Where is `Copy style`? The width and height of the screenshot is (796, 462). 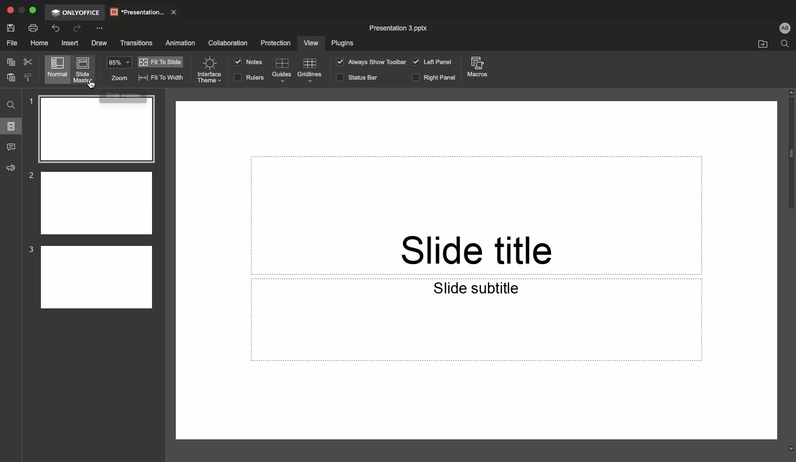
Copy style is located at coordinates (28, 78).